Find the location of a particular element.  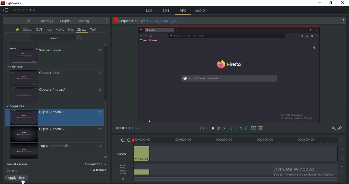

key is located at coordinates (49, 29).